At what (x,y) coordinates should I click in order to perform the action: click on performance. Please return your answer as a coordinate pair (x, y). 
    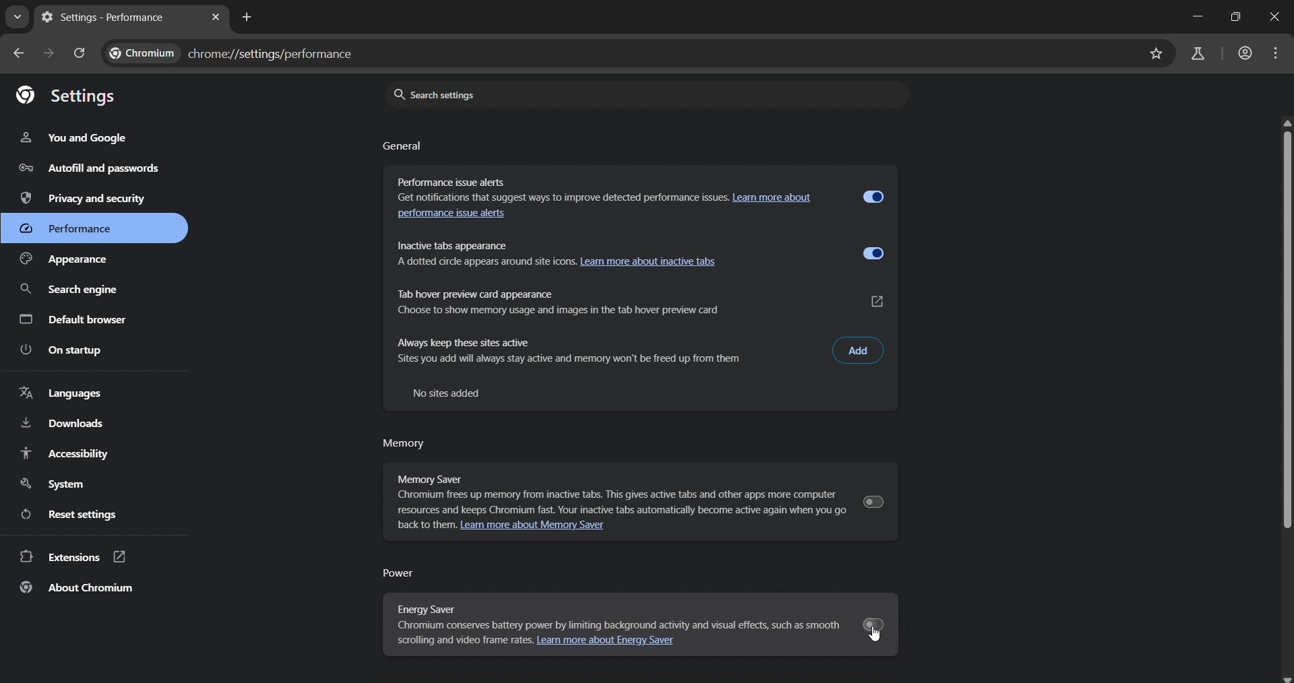
    Looking at the image, I should click on (83, 228).